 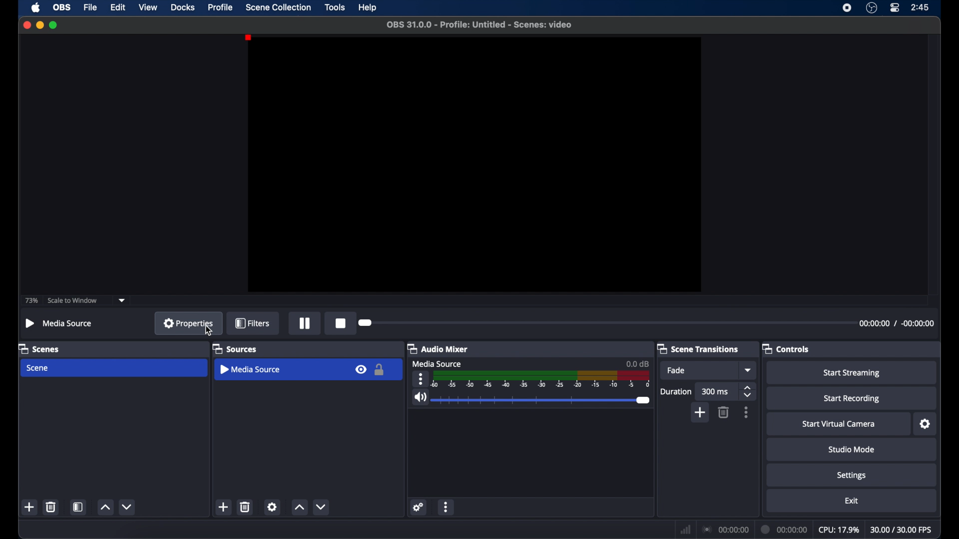 What do you see at coordinates (246, 507) in the screenshot?
I see `delete` at bounding box center [246, 507].